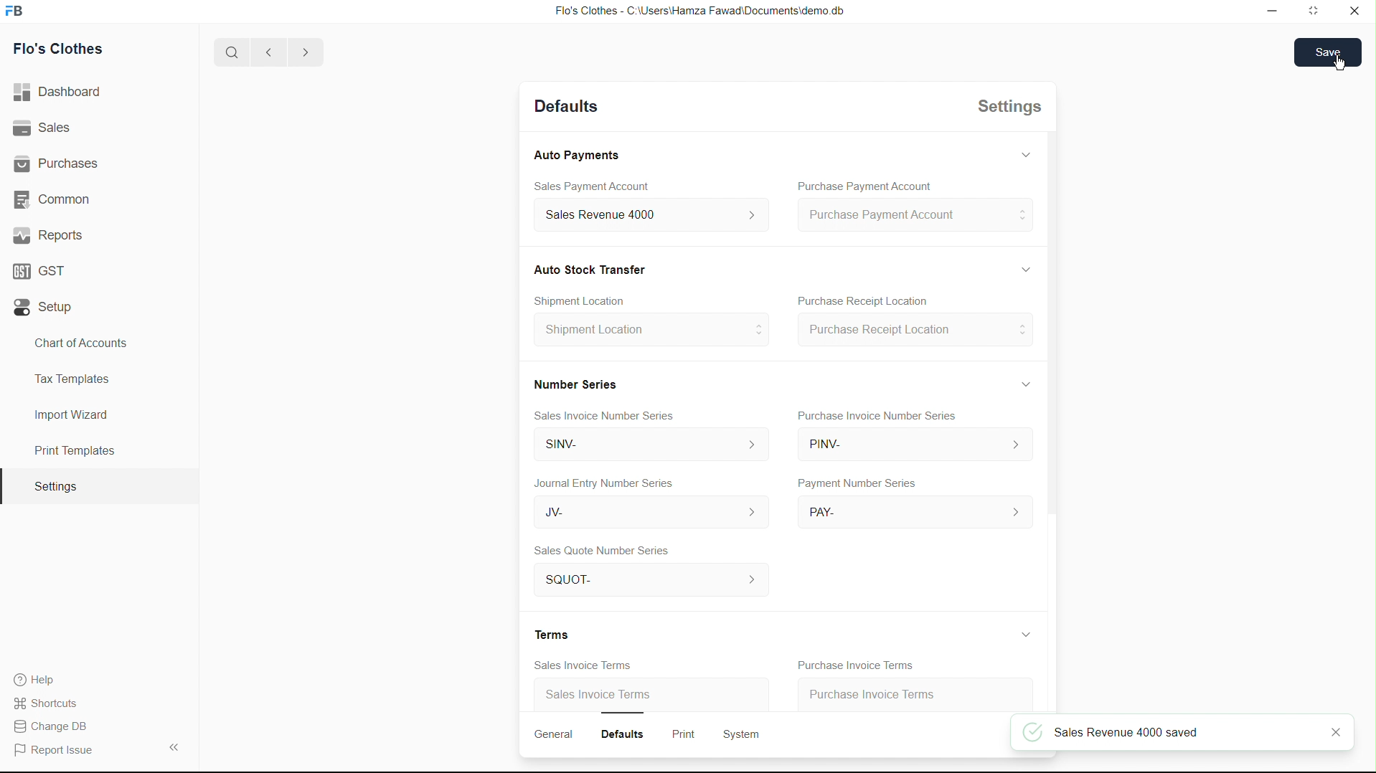 The image size is (1376, 773). I want to click on Purchase Invoice Number Series, so click(884, 415).